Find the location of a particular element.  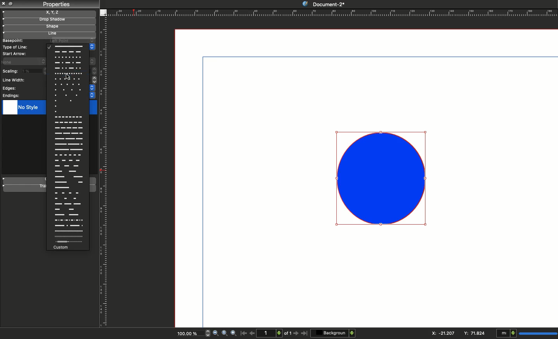

Next page is located at coordinates (297, 334).